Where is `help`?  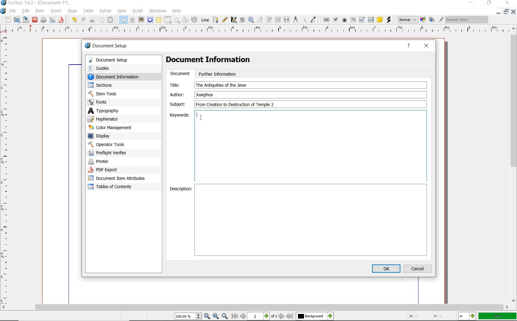 help is located at coordinates (409, 46).